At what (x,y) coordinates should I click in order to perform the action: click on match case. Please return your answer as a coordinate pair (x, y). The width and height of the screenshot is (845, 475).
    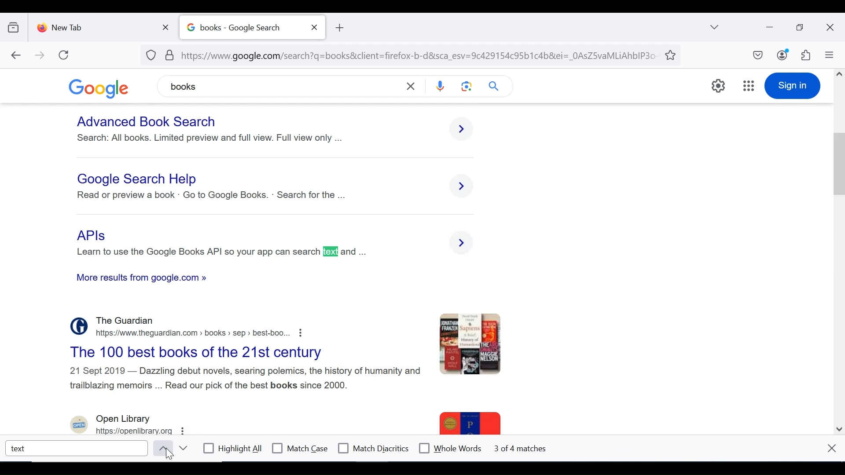
    Looking at the image, I should click on (301, 448).